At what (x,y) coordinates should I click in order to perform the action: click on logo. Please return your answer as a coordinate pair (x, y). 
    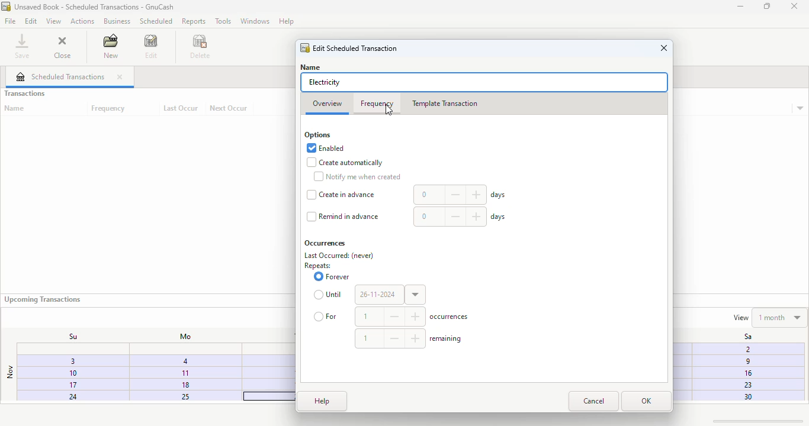
    Looking at the image, I should click on (6, 6).